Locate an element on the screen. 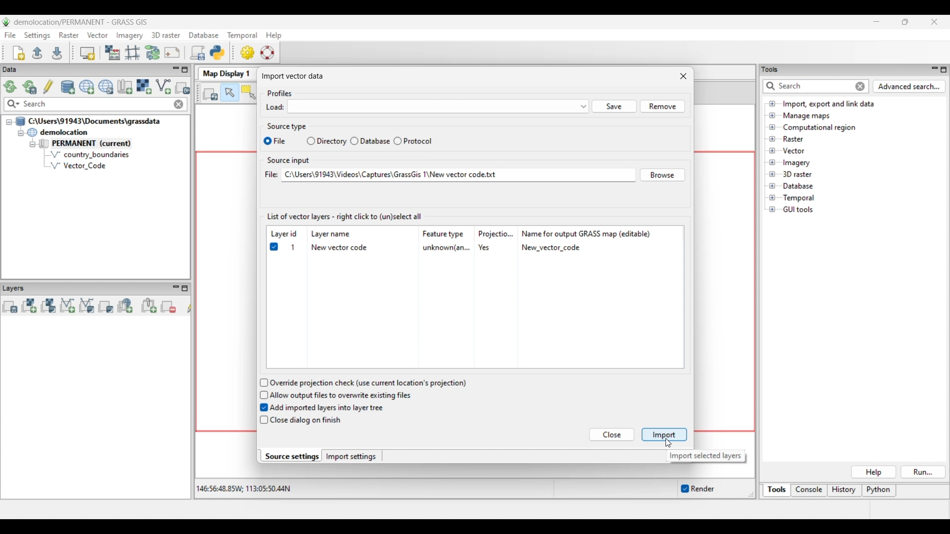 The width and height of the screenshot is (950, 534). Layer id is located at coordinates (284, 234).